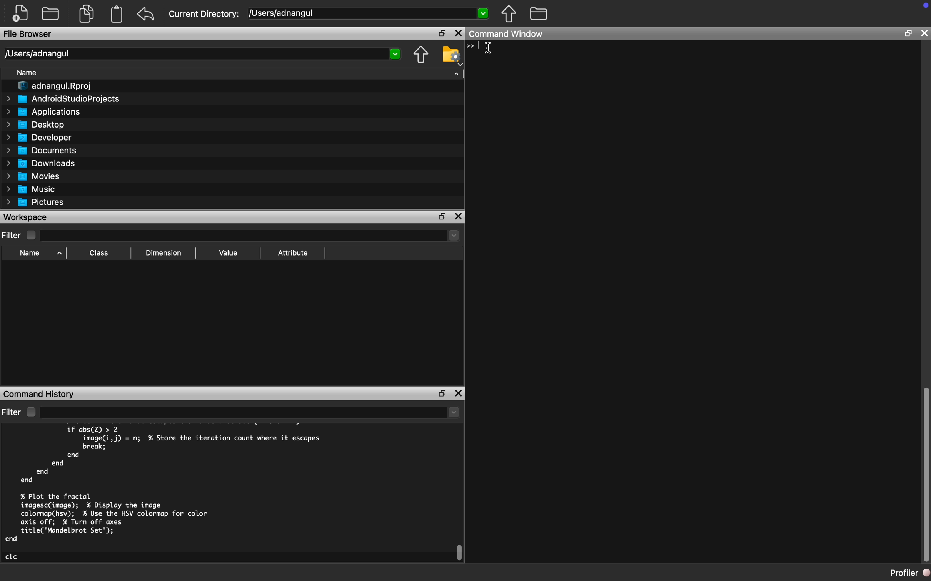 This screenshot has height=581, width=931. I want to click on Scroll, so click(924, 474).